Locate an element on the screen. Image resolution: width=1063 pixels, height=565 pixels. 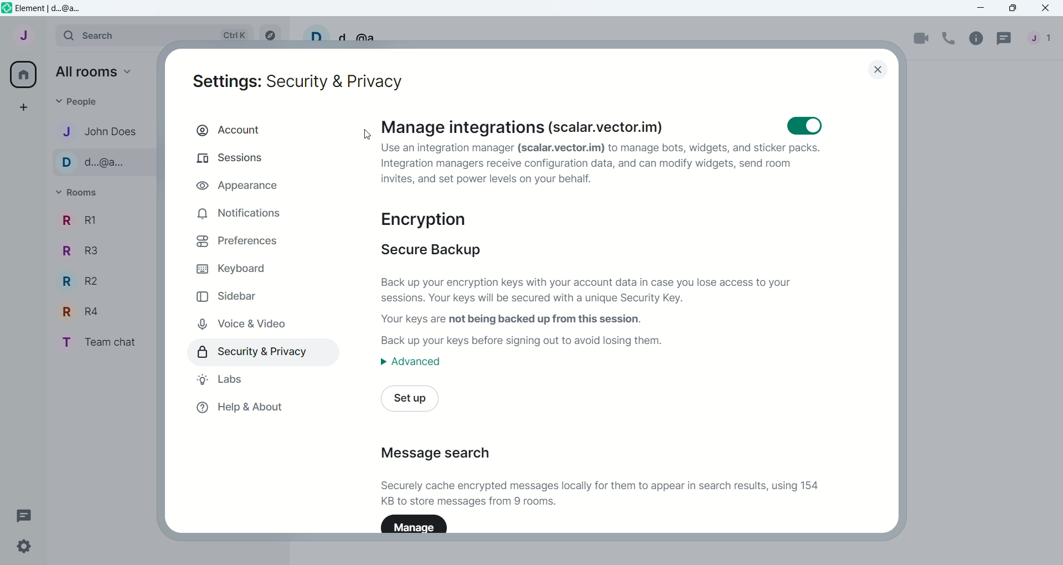
R R3 is located at coordinates (81, 252).